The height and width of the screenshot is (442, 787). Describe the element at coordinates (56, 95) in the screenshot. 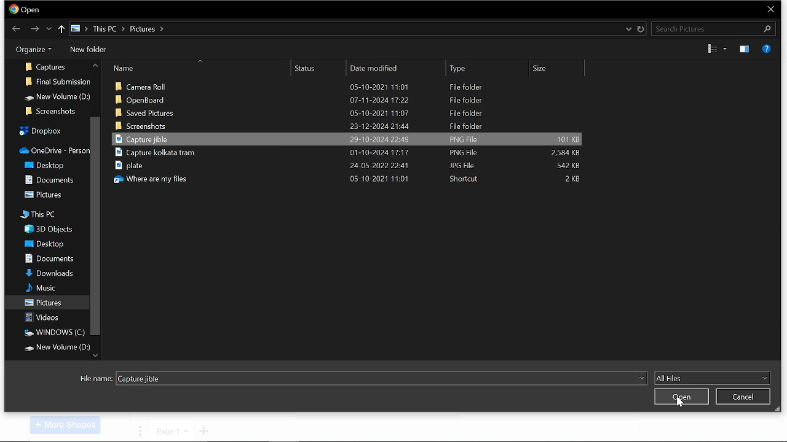

I see `folders` at that location.